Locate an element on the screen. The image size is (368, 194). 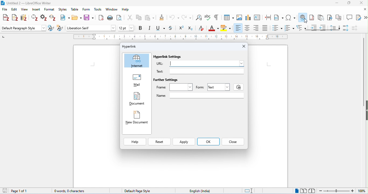
toggle formatting marks is located at coordinates (216, 17).